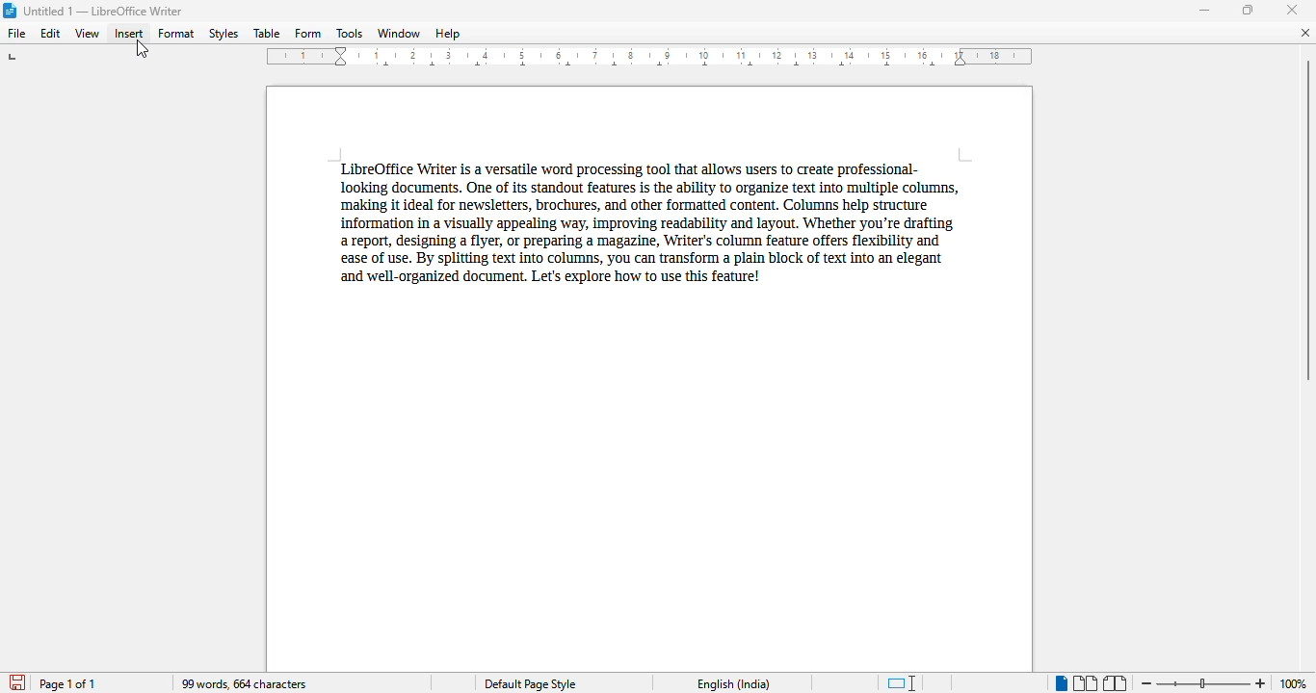 This screenshot has height=693, width=1316. I want to click on close, so click(1294, 10).